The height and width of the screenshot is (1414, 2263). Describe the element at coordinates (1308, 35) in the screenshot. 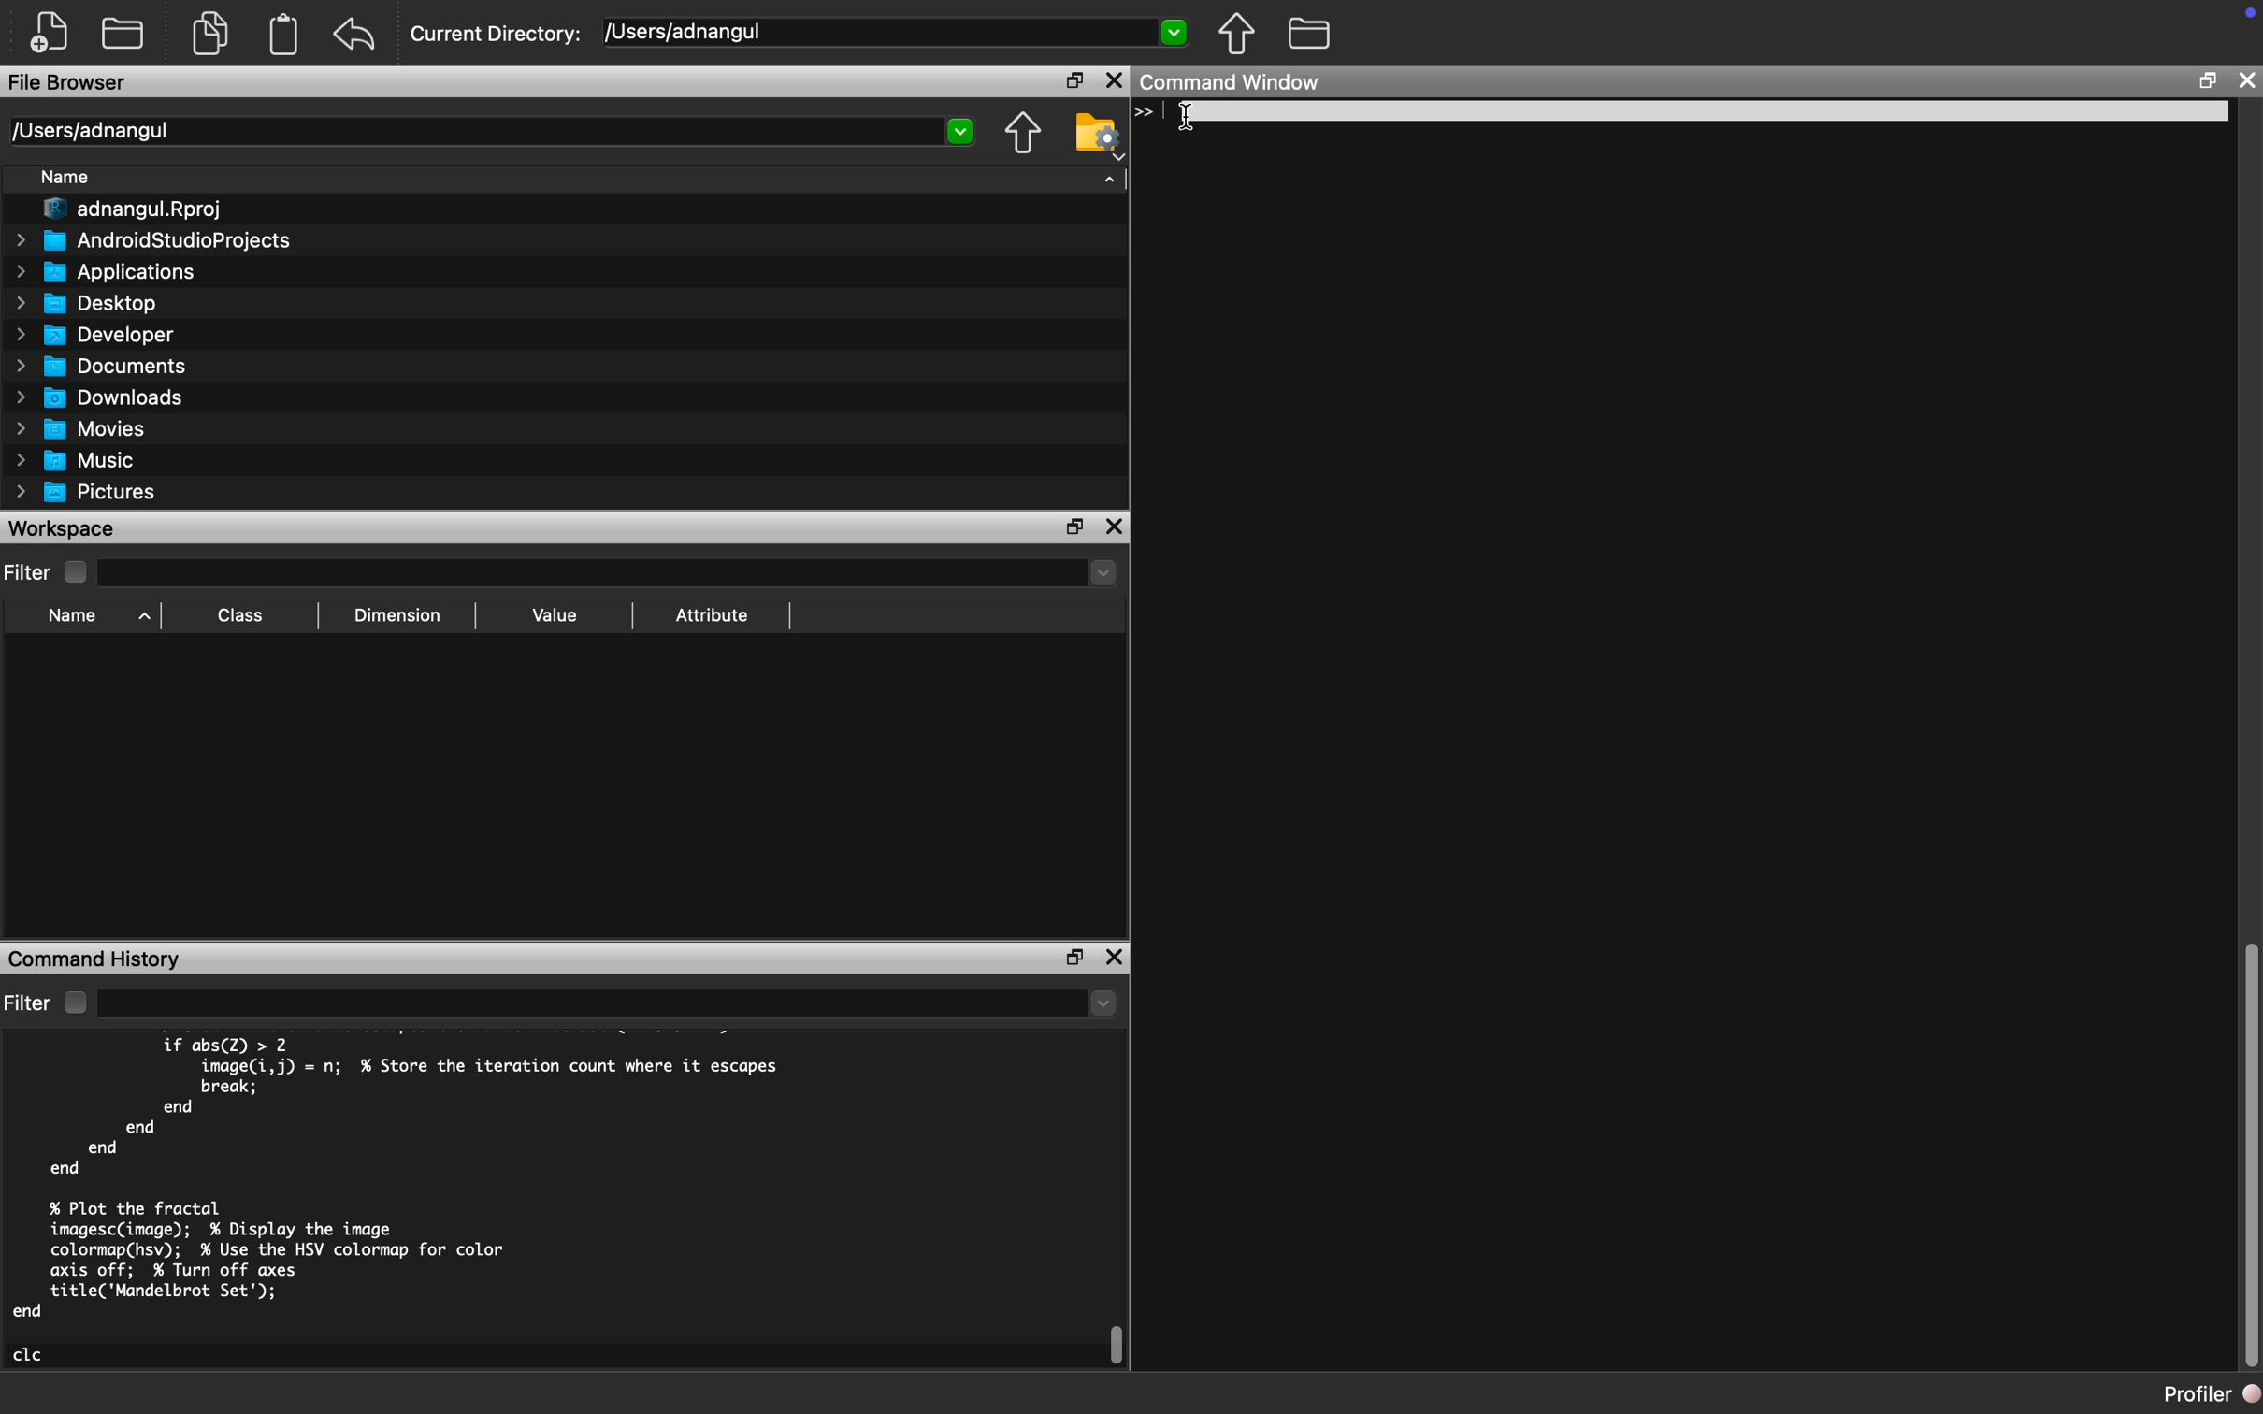

I see `Folder` at that location.